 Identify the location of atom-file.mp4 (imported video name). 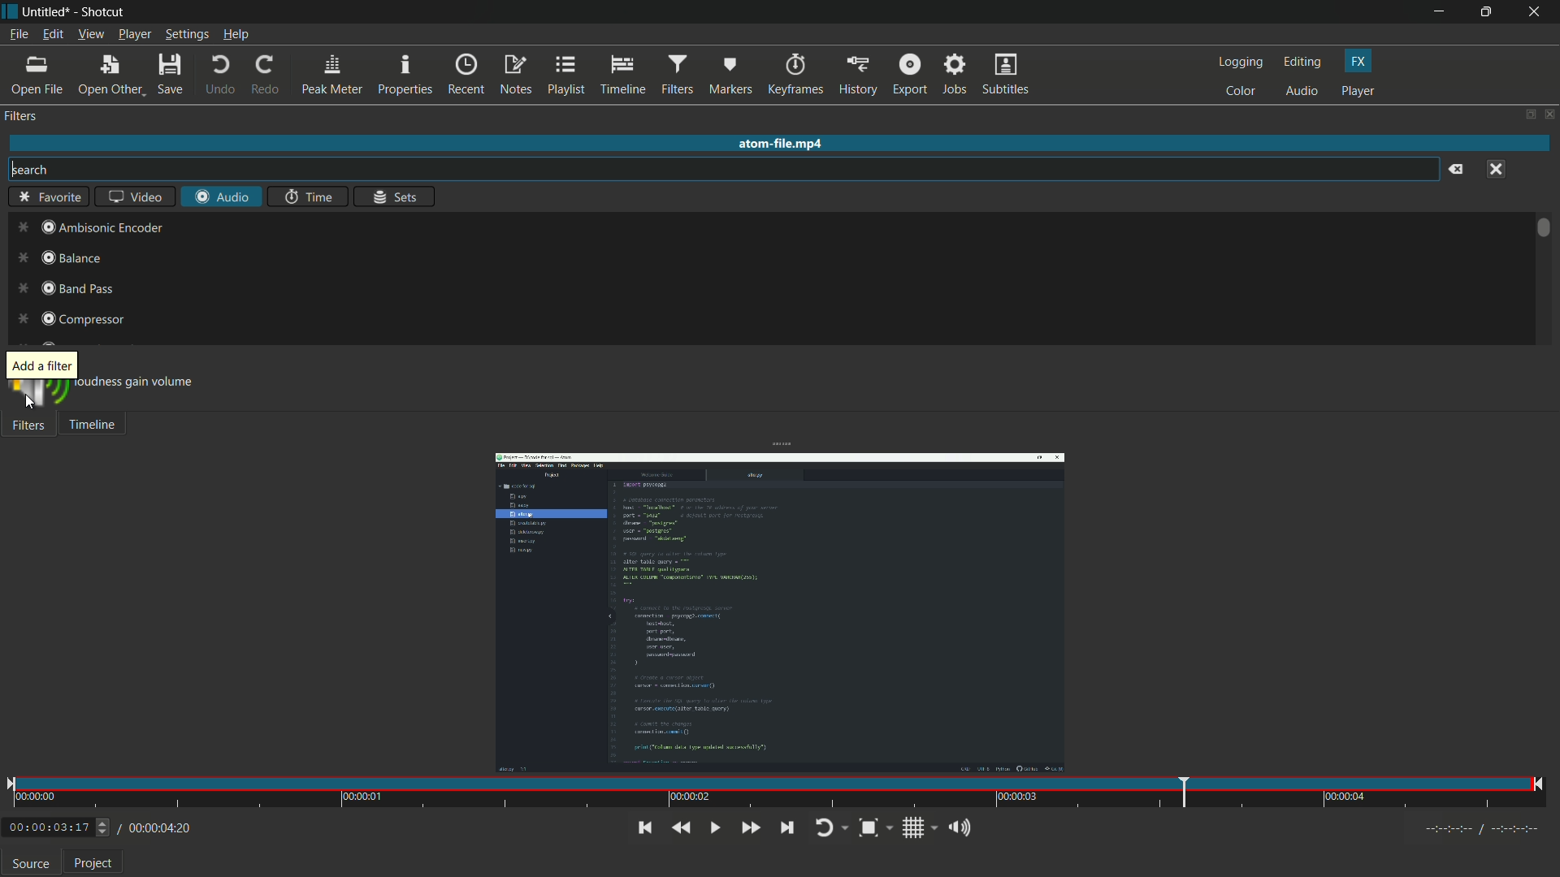
(784, 145).